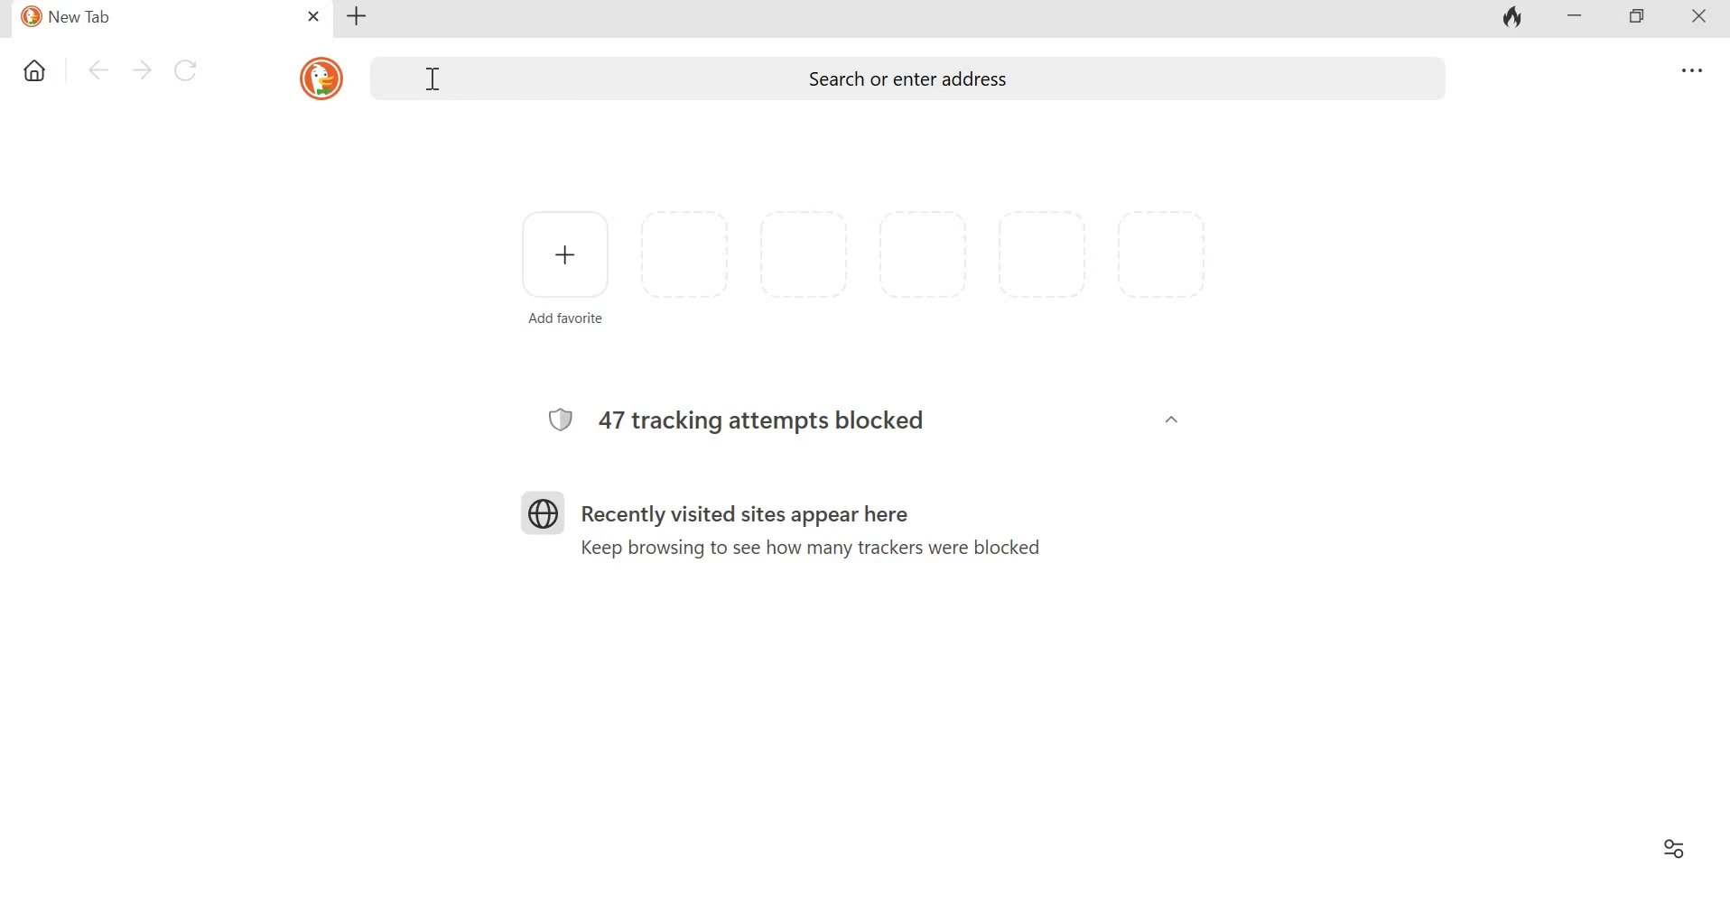  I want to click on 47 tracking attempts blocked, so click(758, 415).